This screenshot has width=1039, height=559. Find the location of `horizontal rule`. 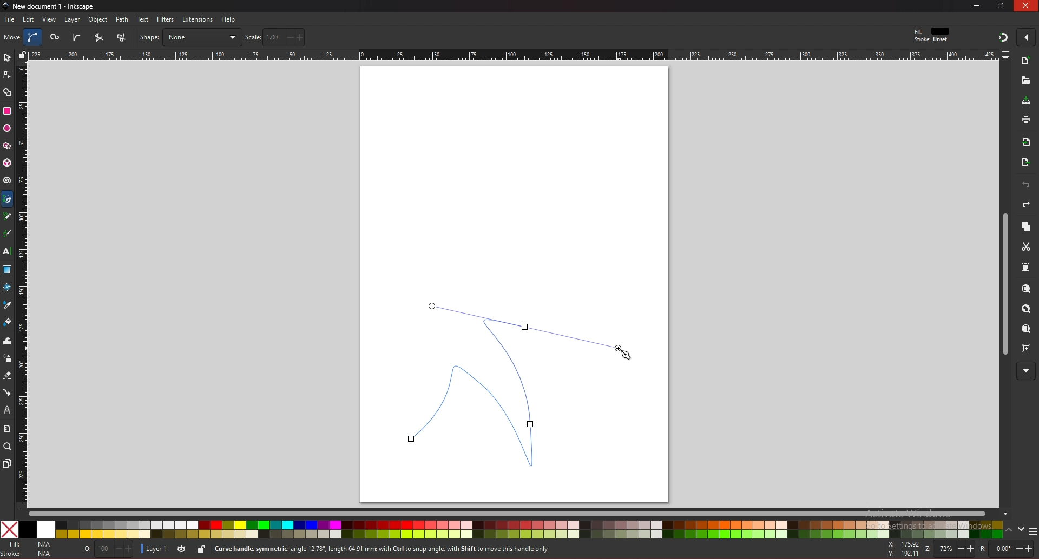

horizontal rule is located at coordinates (513, 54).